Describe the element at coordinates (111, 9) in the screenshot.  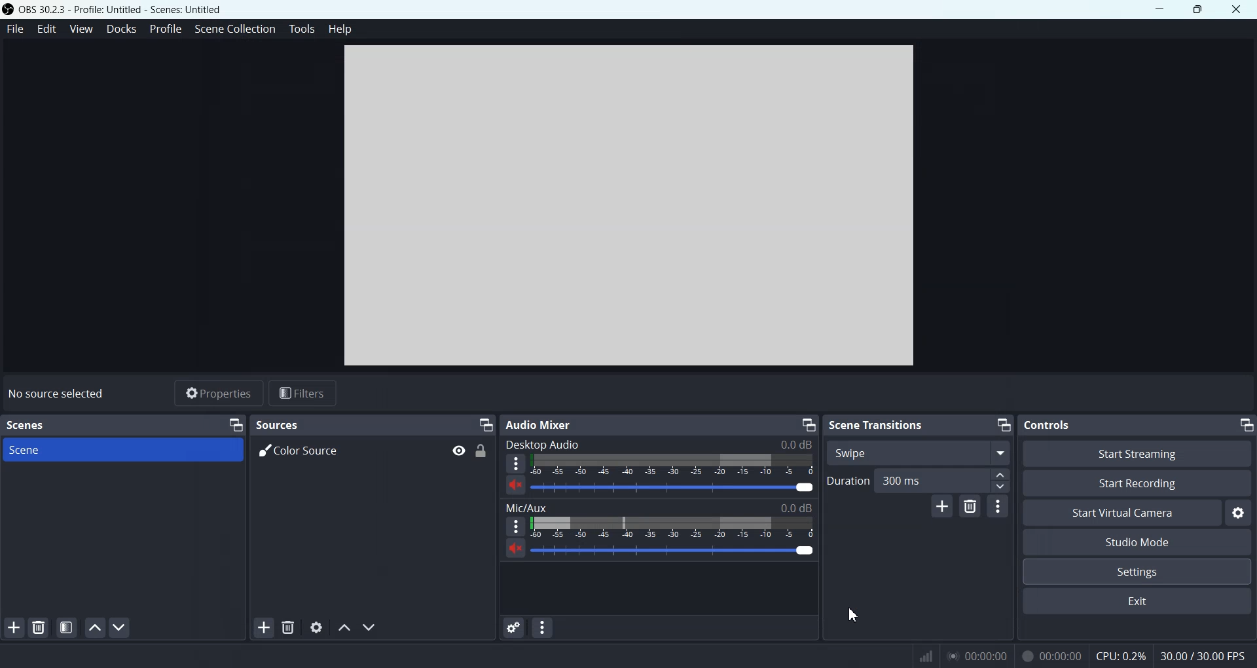
I see `Logo` at that location.